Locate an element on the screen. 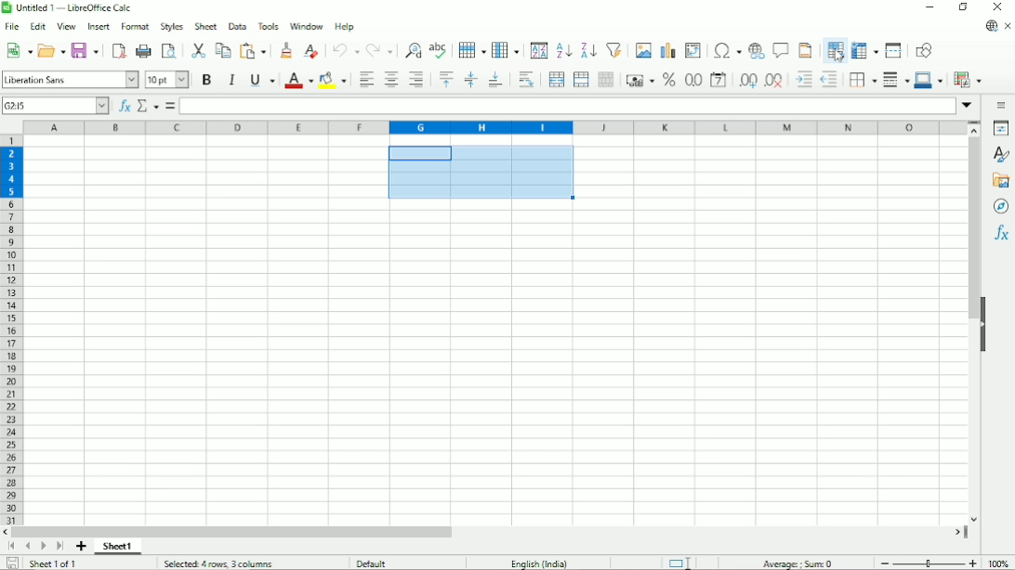 The image size is (1015, 570). Align right is located at coordinates (416, 81).